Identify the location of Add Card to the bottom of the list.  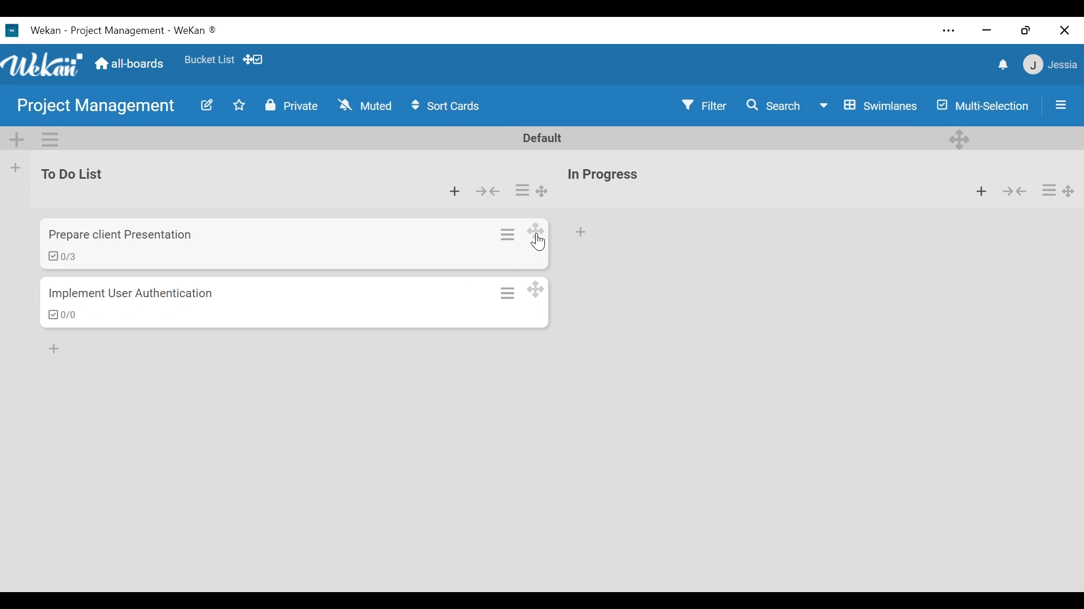
(581, 232).